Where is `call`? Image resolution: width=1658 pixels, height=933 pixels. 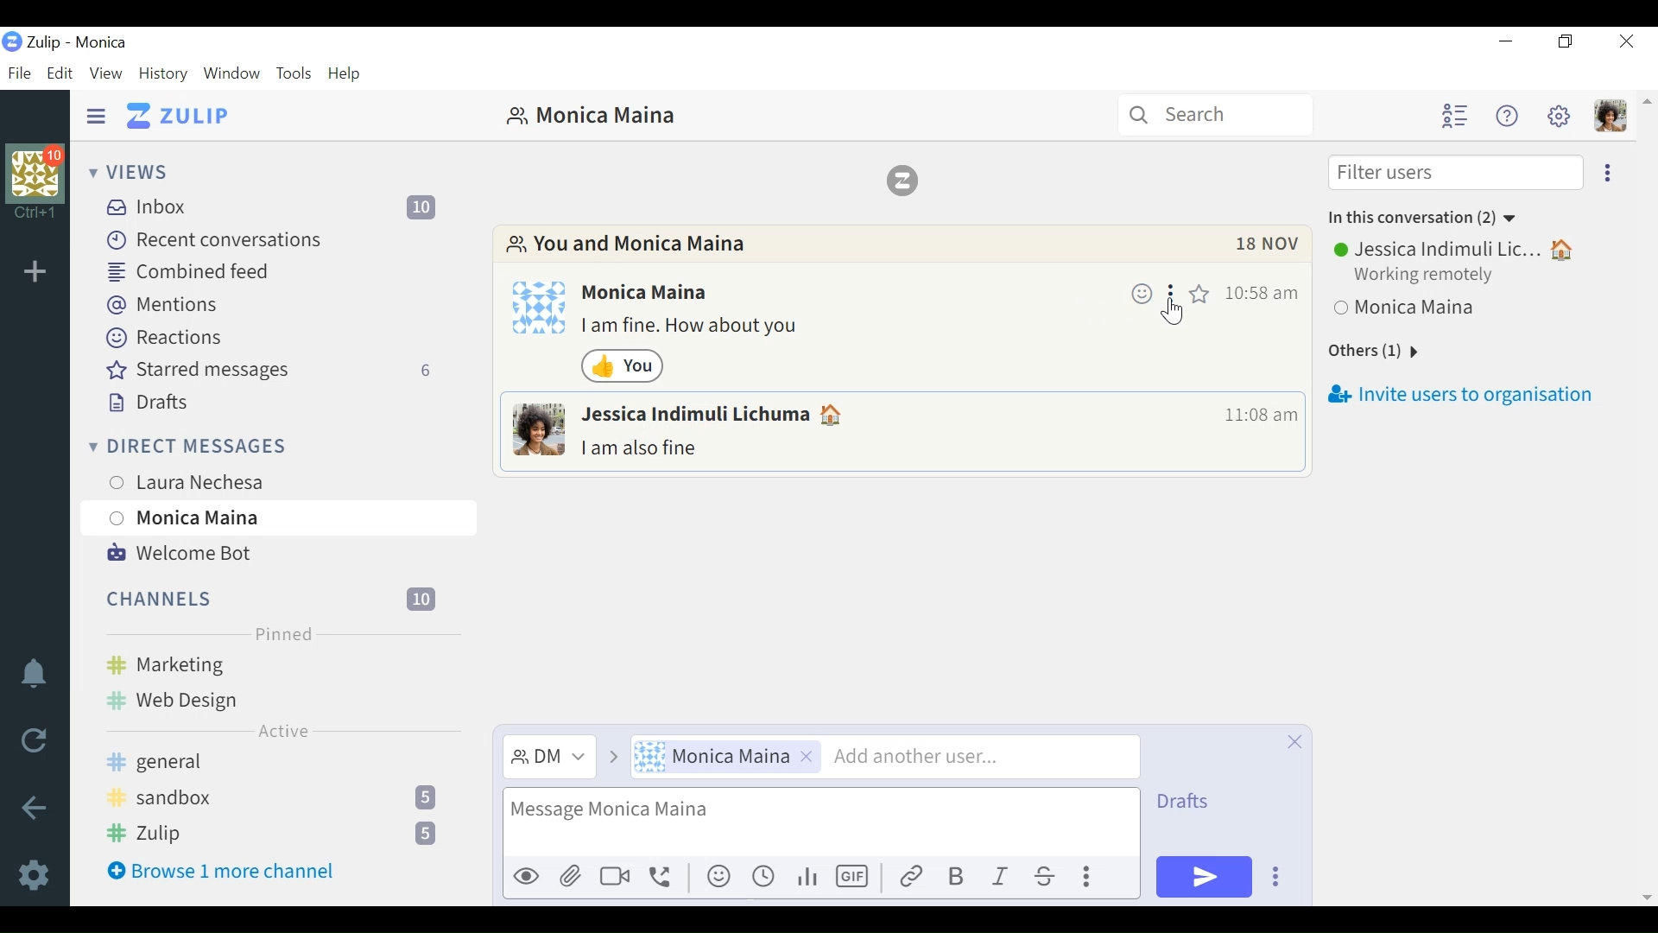 call is located at coordinates (665, 879).